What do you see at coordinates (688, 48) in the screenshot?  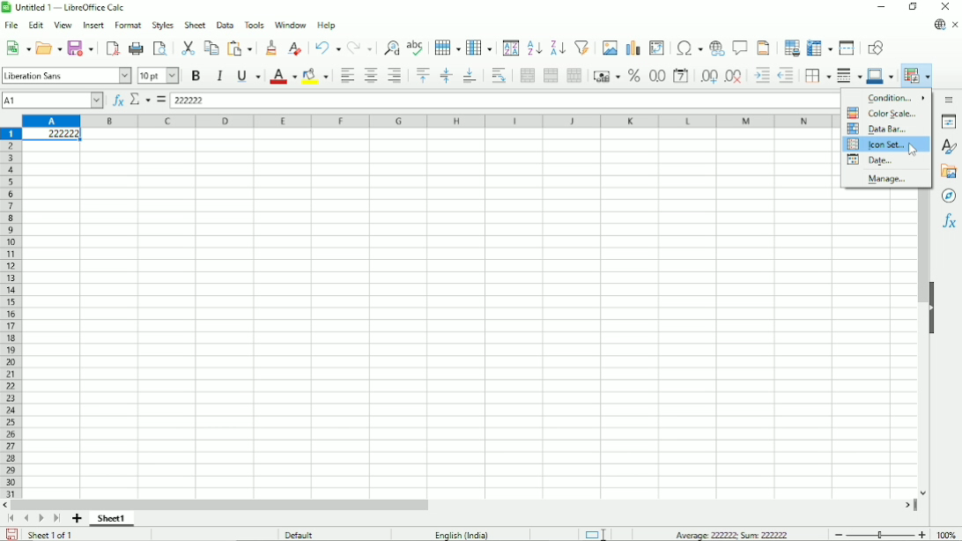 I see `Insert special characters` at bounding box center [688, 48].